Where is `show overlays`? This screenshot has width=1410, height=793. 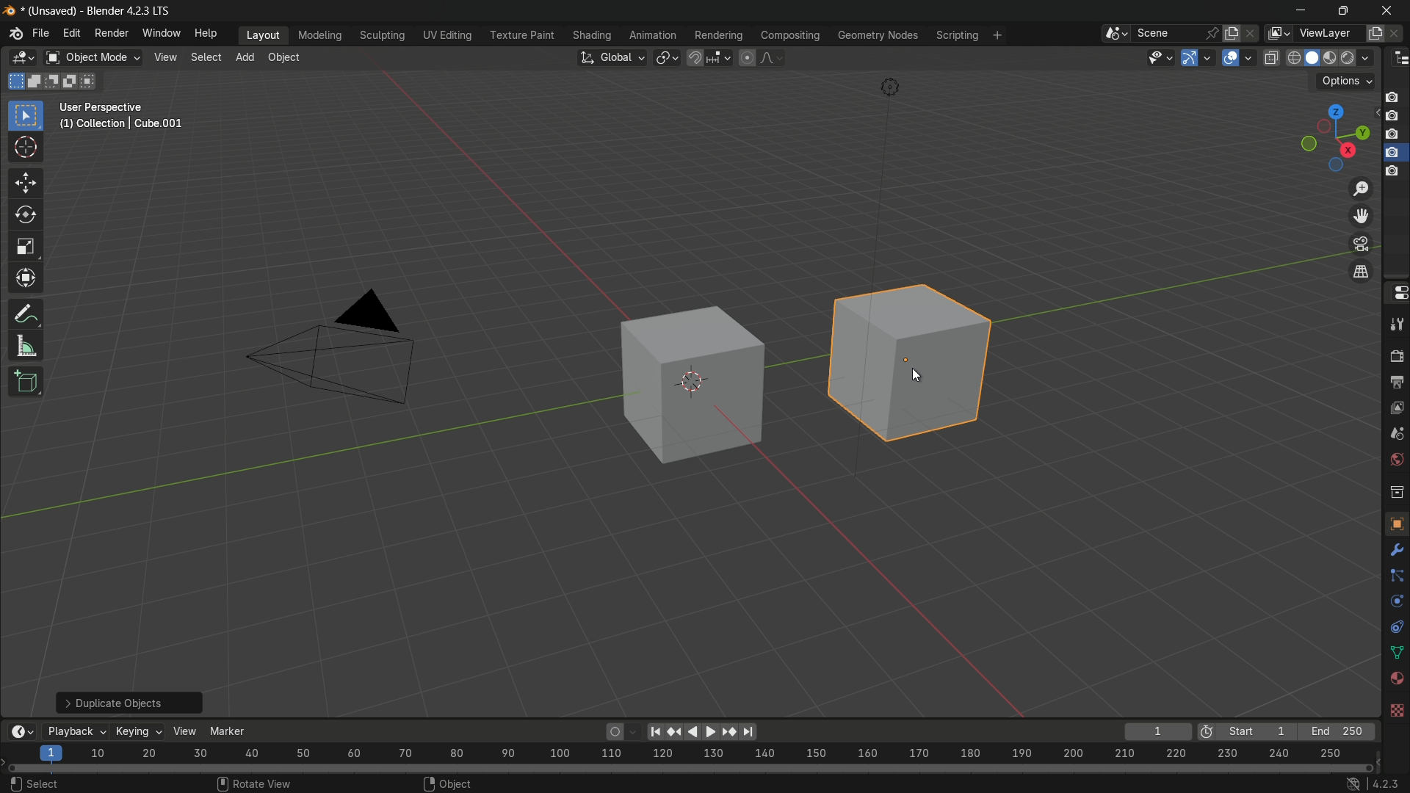 show overlays is located at coordinates (1230, 57).